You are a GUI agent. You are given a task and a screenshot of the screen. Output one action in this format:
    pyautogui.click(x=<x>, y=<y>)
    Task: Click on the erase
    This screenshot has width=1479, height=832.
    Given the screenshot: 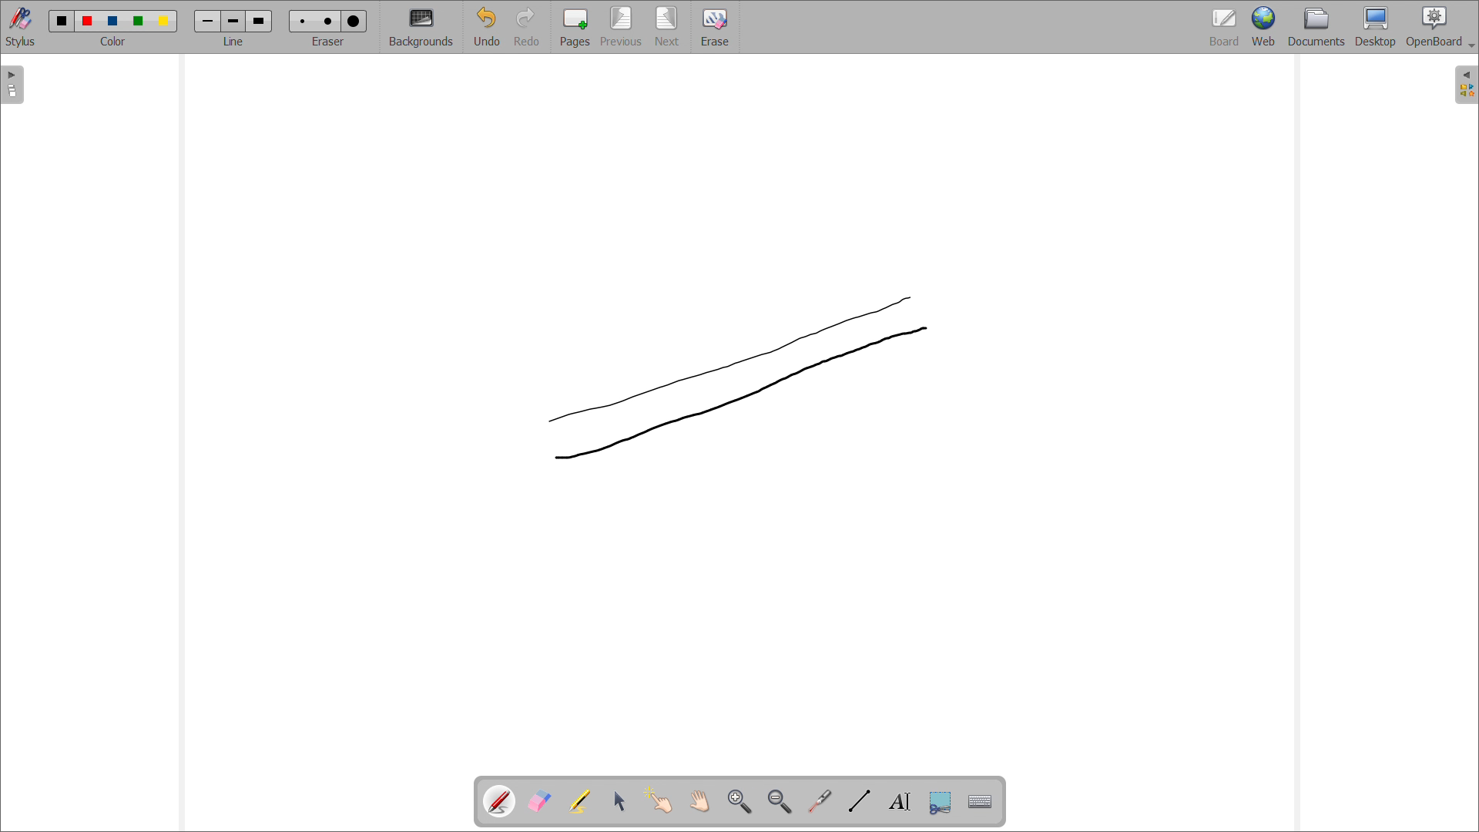 What is the action you would take?
    pyautogui.click(x=715, y=27)
    